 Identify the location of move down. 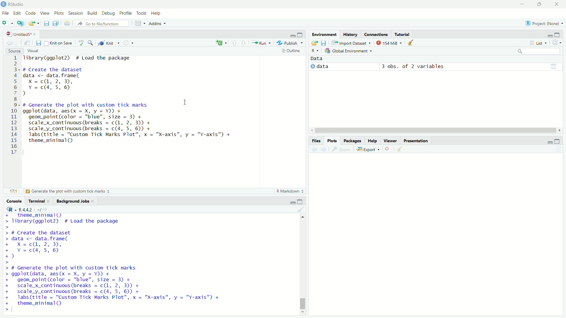
(303, 313).